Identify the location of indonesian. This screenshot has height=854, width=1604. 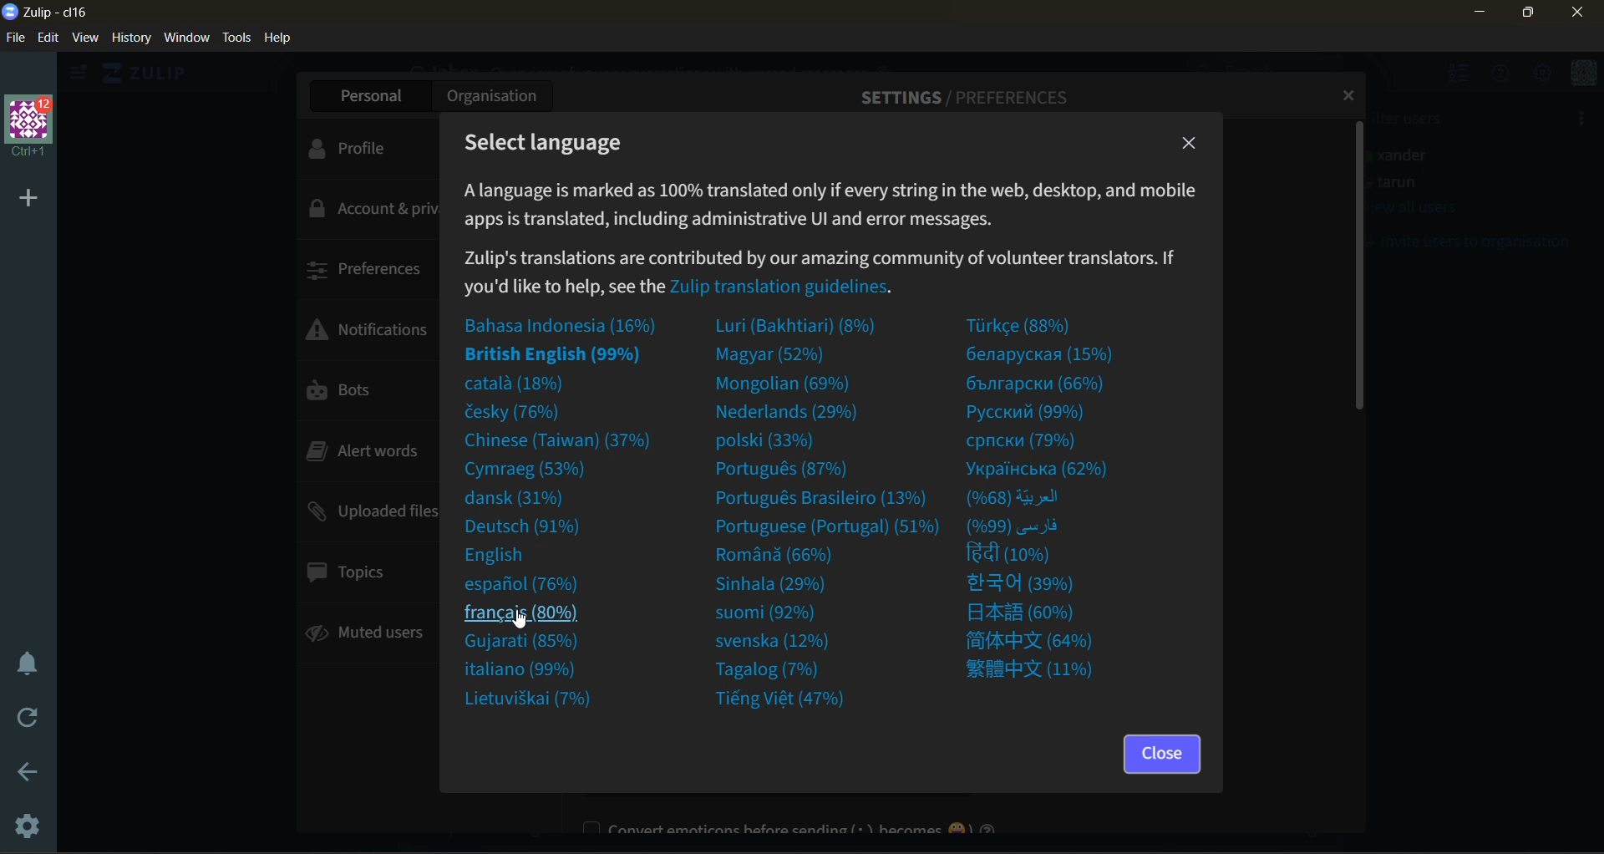
(562, 324).